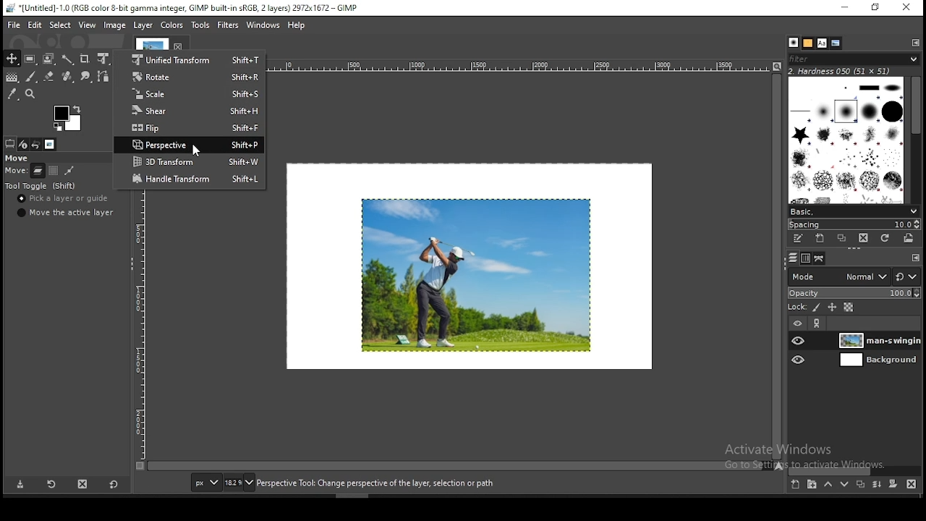 The height and width of the screenshot is (521, 926). I want to click on layer , so click(877, 360).